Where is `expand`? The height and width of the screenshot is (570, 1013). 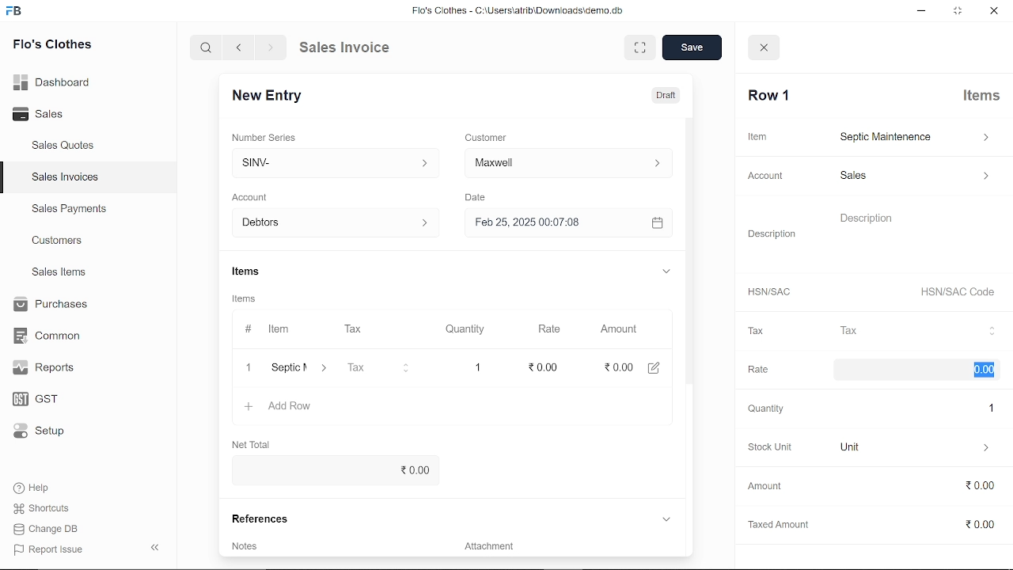 expand is located at coordinates (637, 47).